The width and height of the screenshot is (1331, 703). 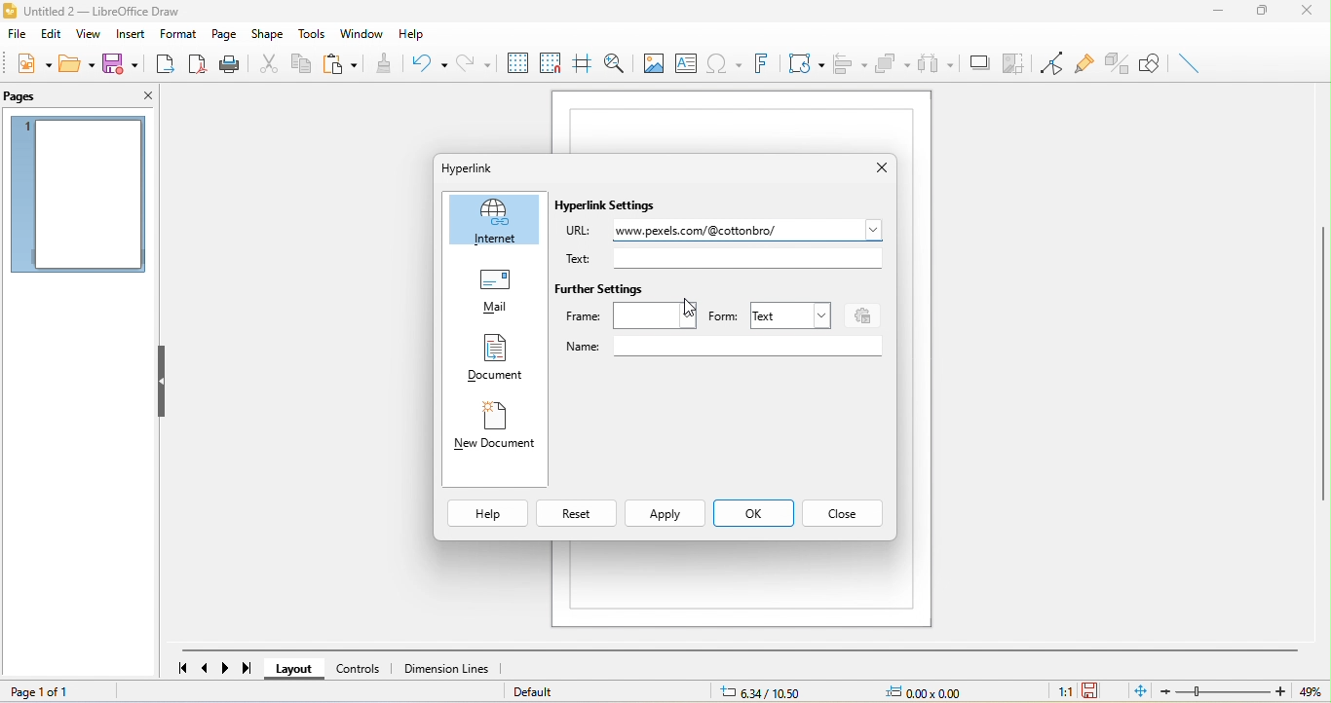 What do you see at coordinates (409, 32) in the screenshot?
I see `help` at bounding box center [409, 32].